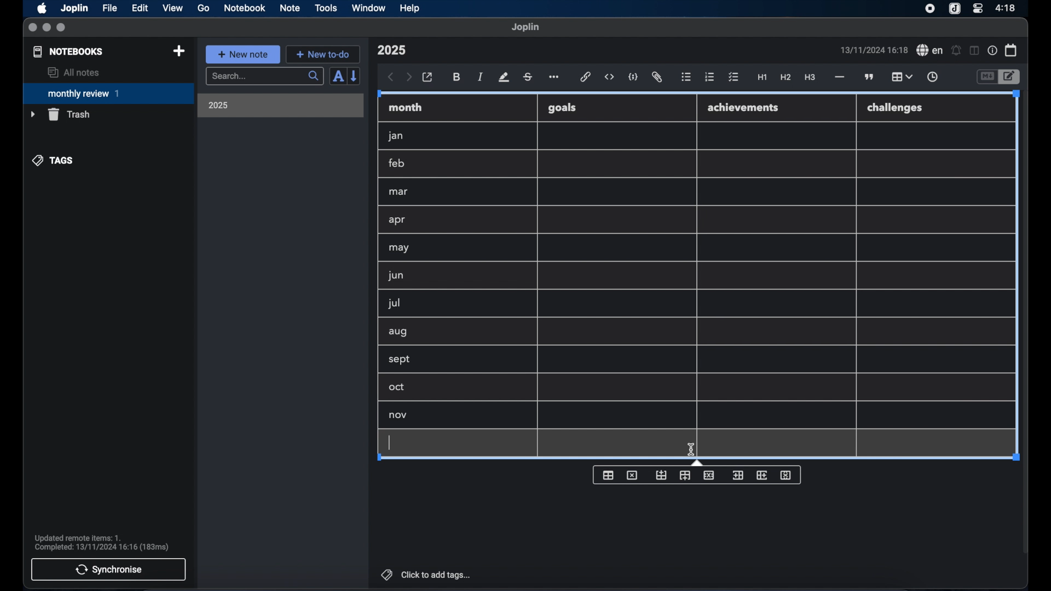  Describe the element at coordinates (62, 28) in the screenshot. I see `maximize` at that location.